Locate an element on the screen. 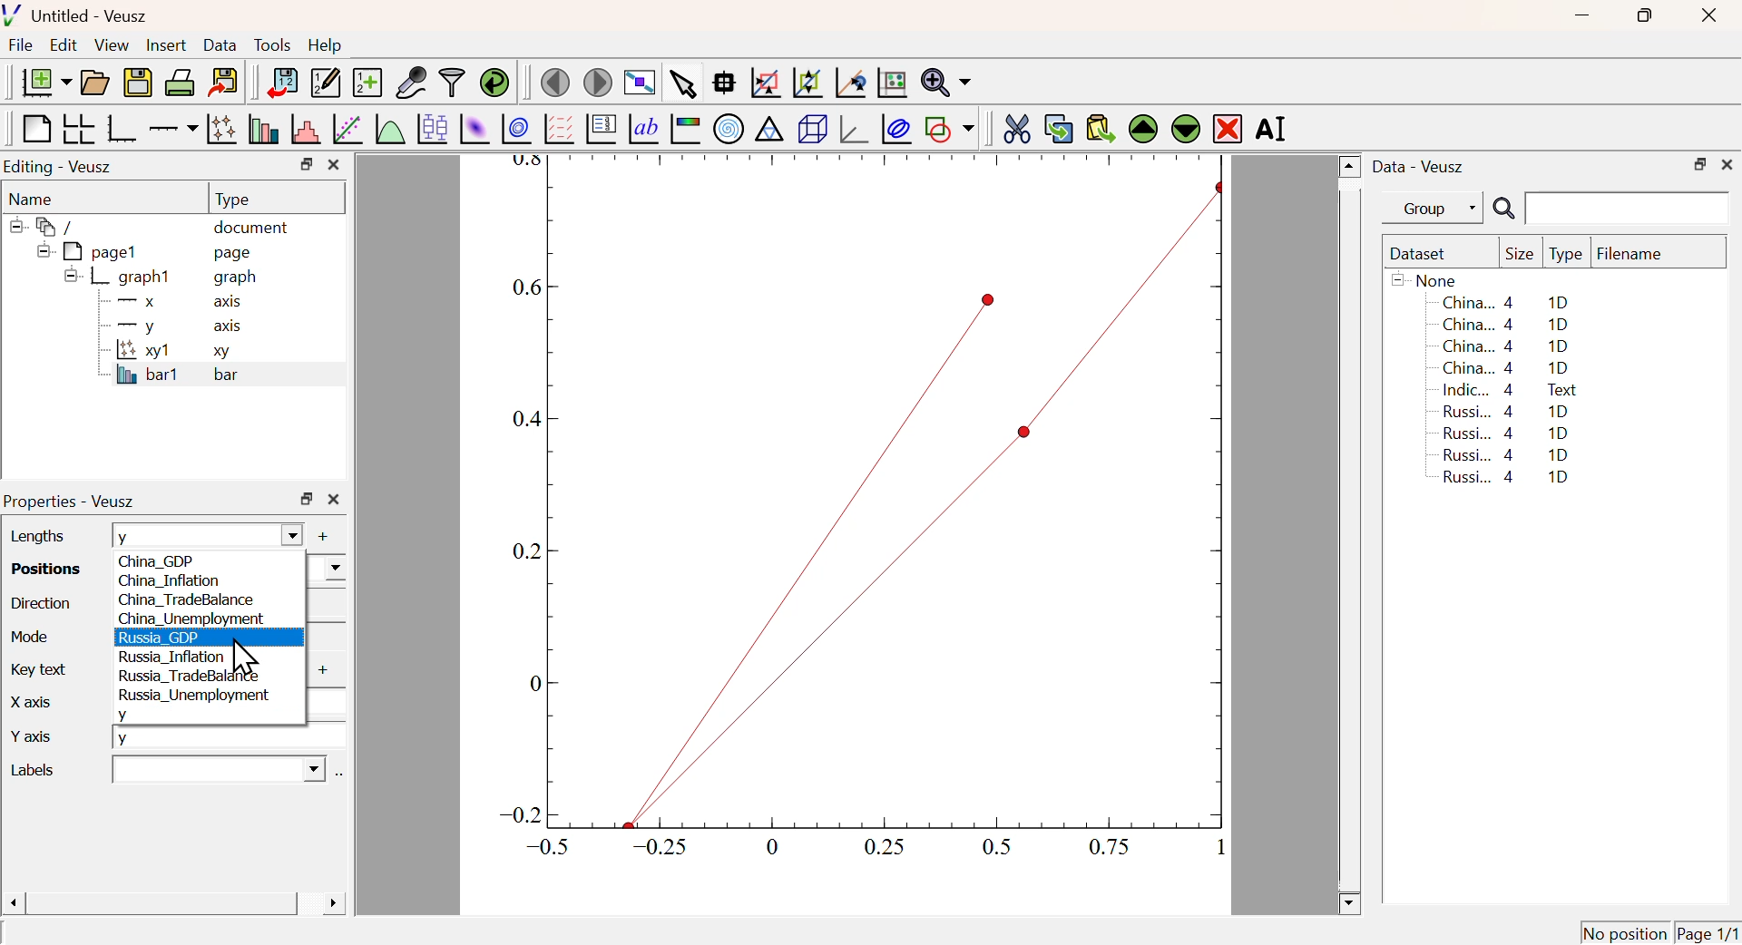 This screenshot has height=945, width=1742. China... 4 1D is located at coordinates (1506, 368).